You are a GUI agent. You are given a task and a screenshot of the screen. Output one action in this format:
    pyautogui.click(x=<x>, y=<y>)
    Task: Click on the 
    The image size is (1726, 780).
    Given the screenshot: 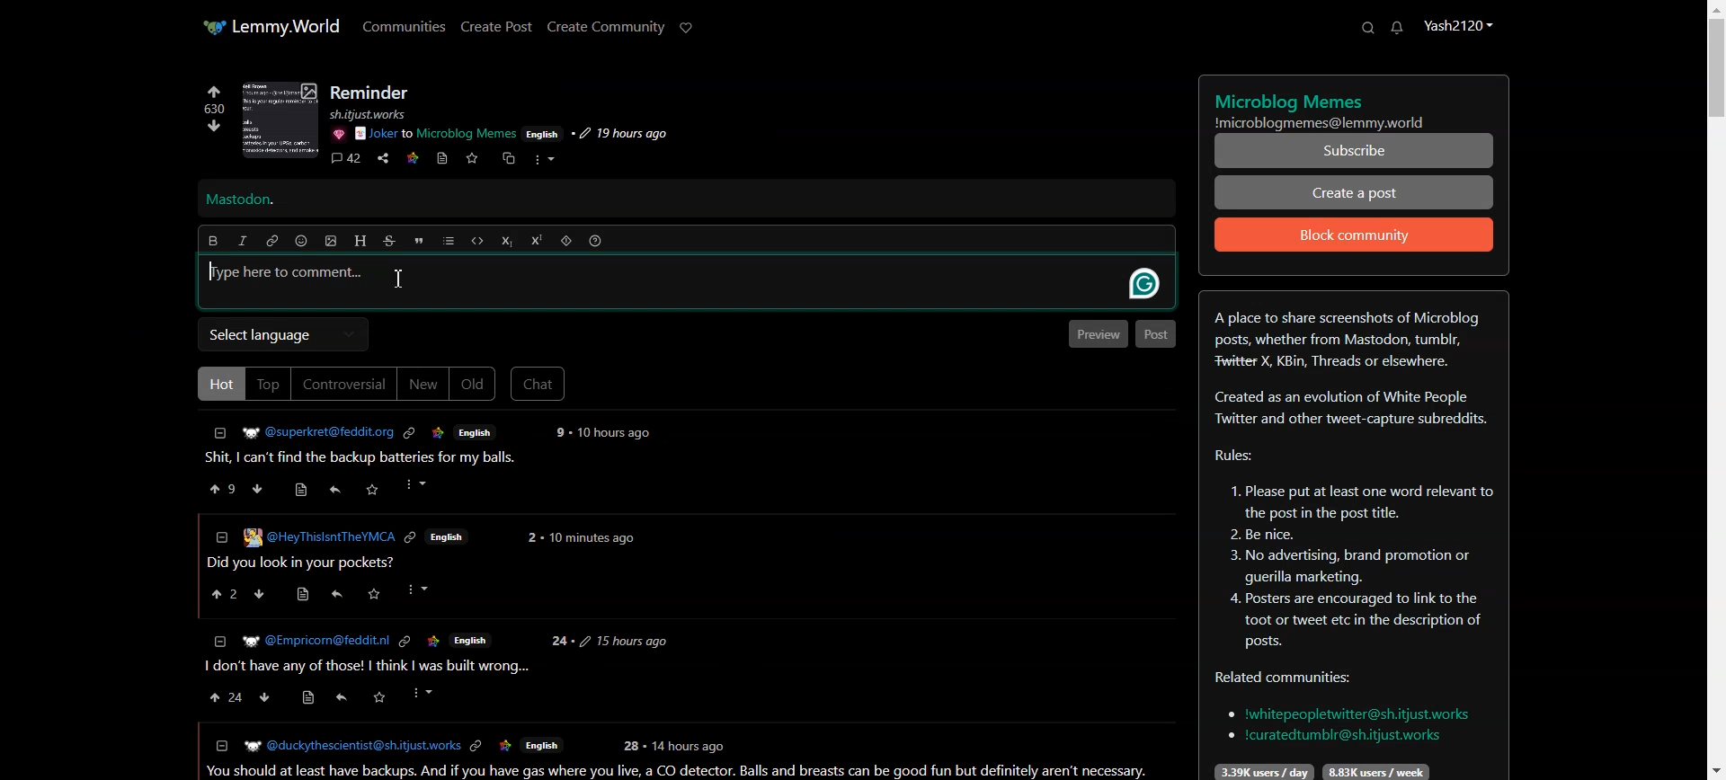 What is the action you would take?
    pyautogui.click(x=412, y=539)
    